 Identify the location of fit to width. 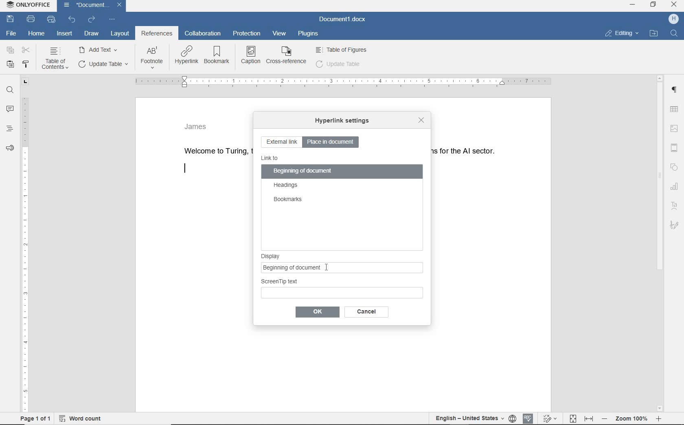
(589, 418).